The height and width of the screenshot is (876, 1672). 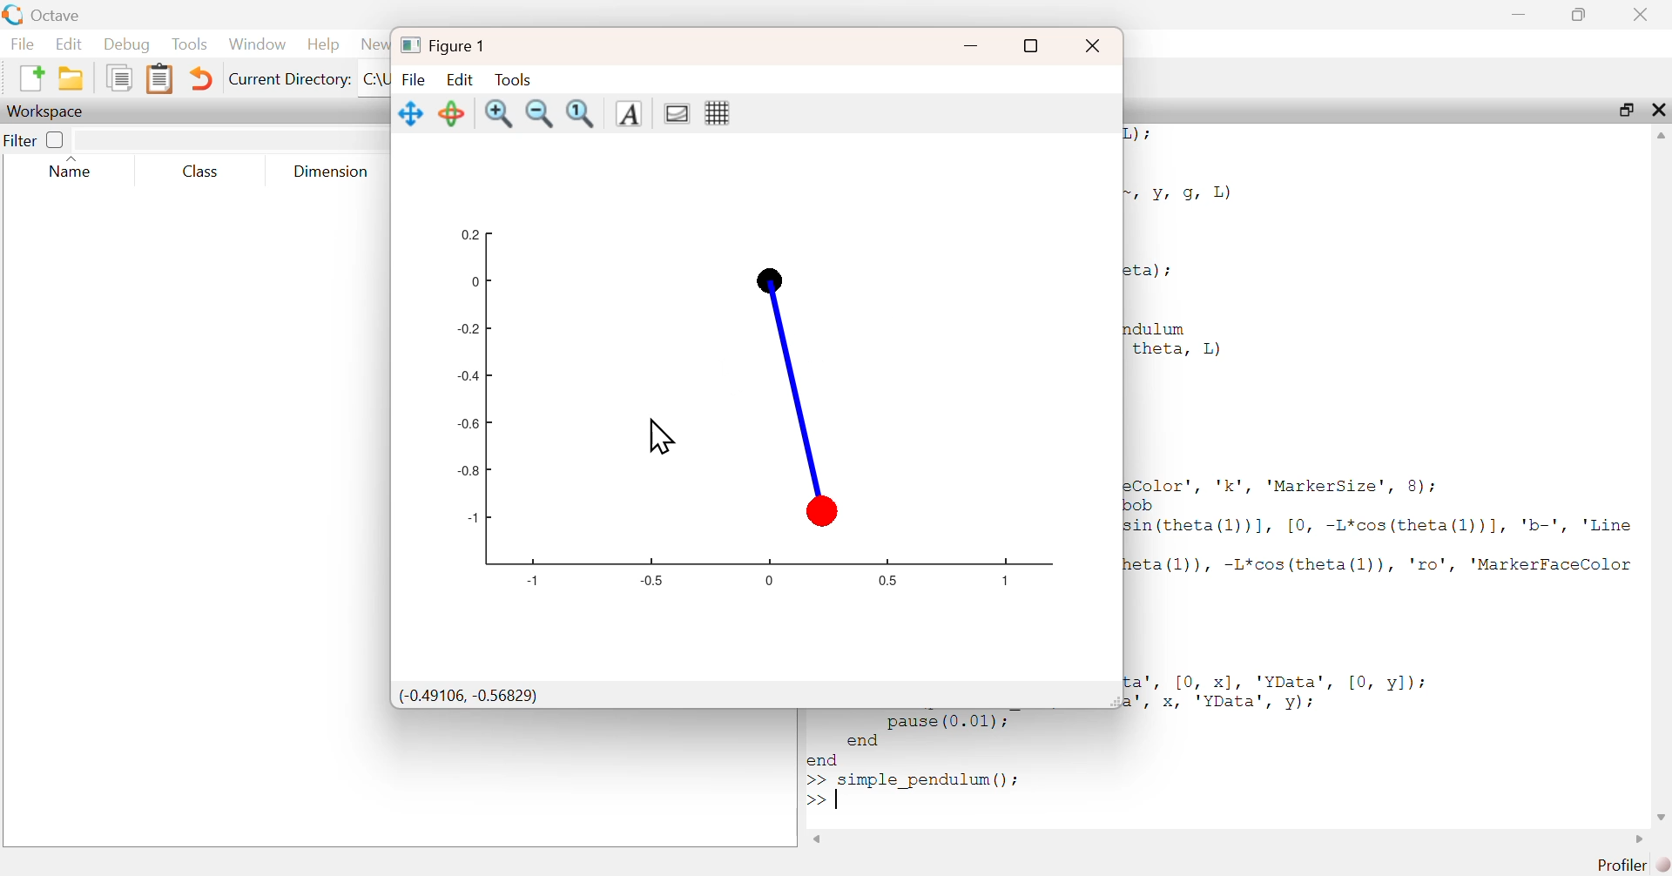 I want to click on zoom out, so click(x=538, y=114).